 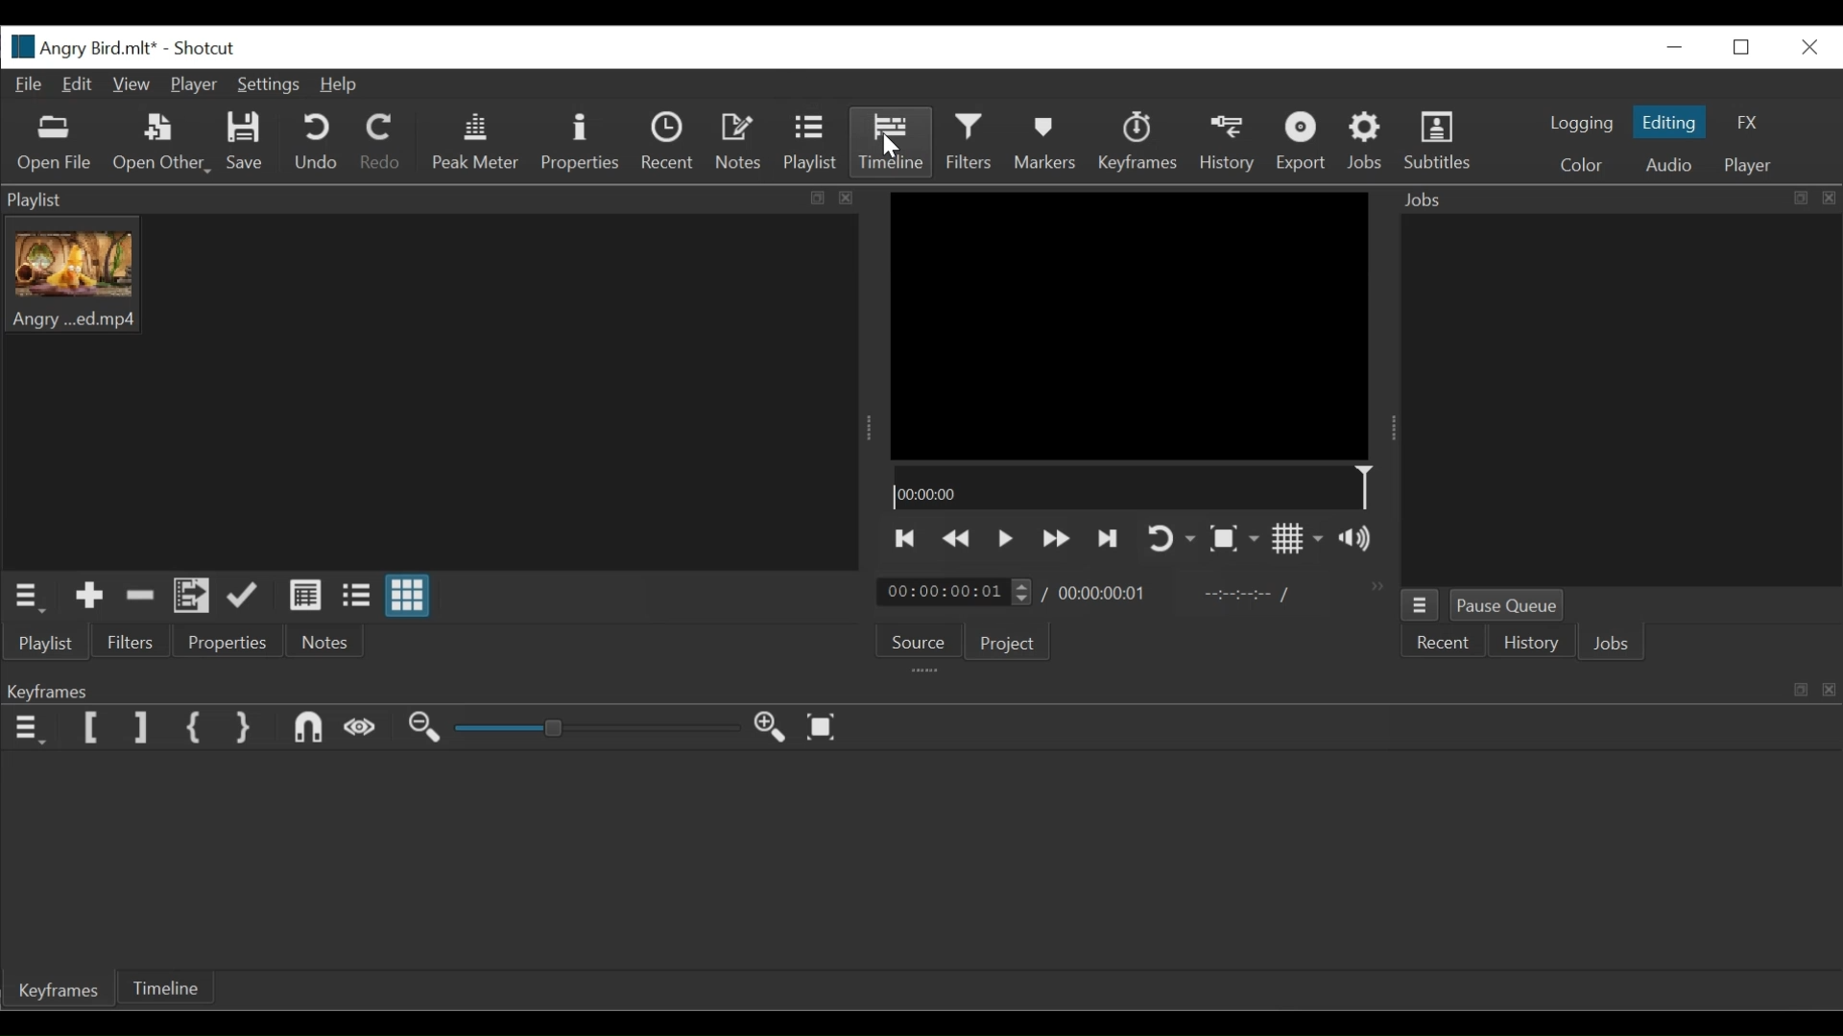 I want to click on Project, so click(x=1011, y=645).